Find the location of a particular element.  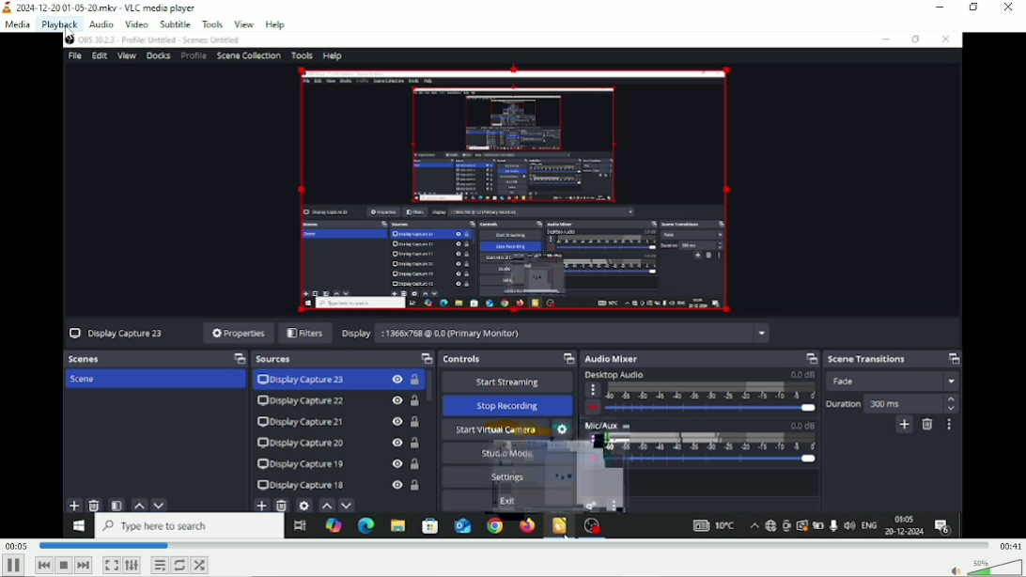

Pause is located at coordinates (15, 566).